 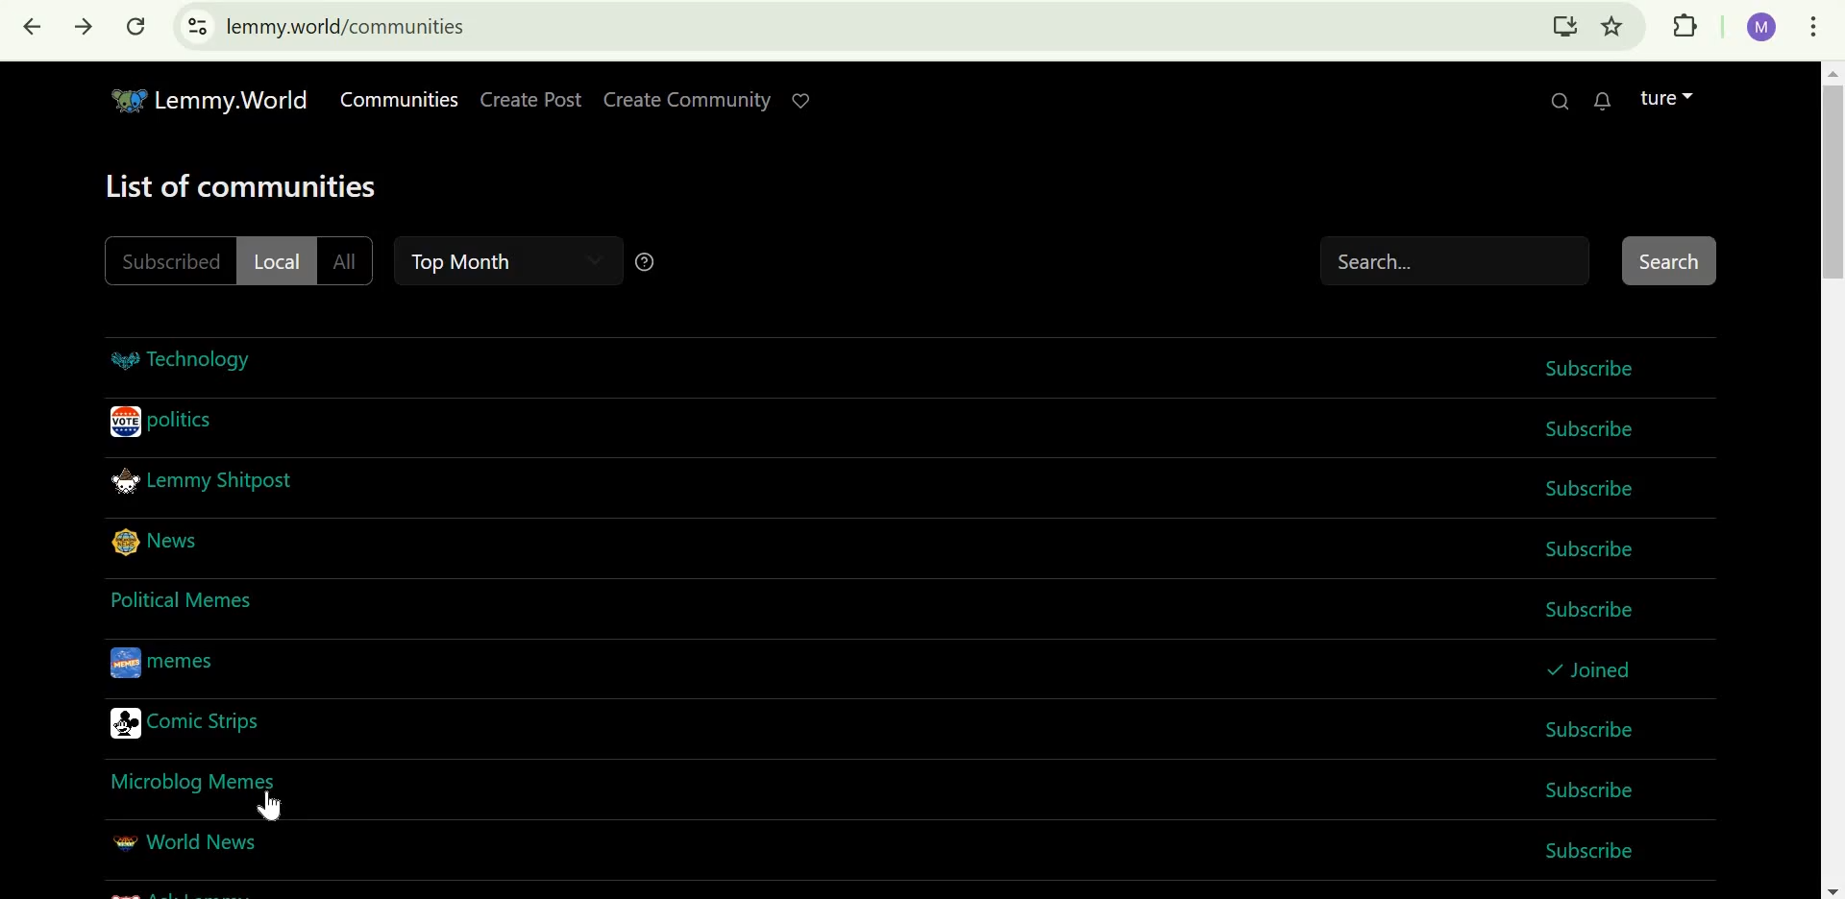 I want to click on Lemmy account, so click(x=1666, y=98).